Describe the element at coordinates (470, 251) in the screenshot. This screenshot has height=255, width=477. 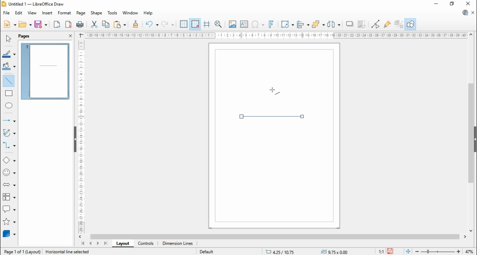
I see `zoom factor` at that location.